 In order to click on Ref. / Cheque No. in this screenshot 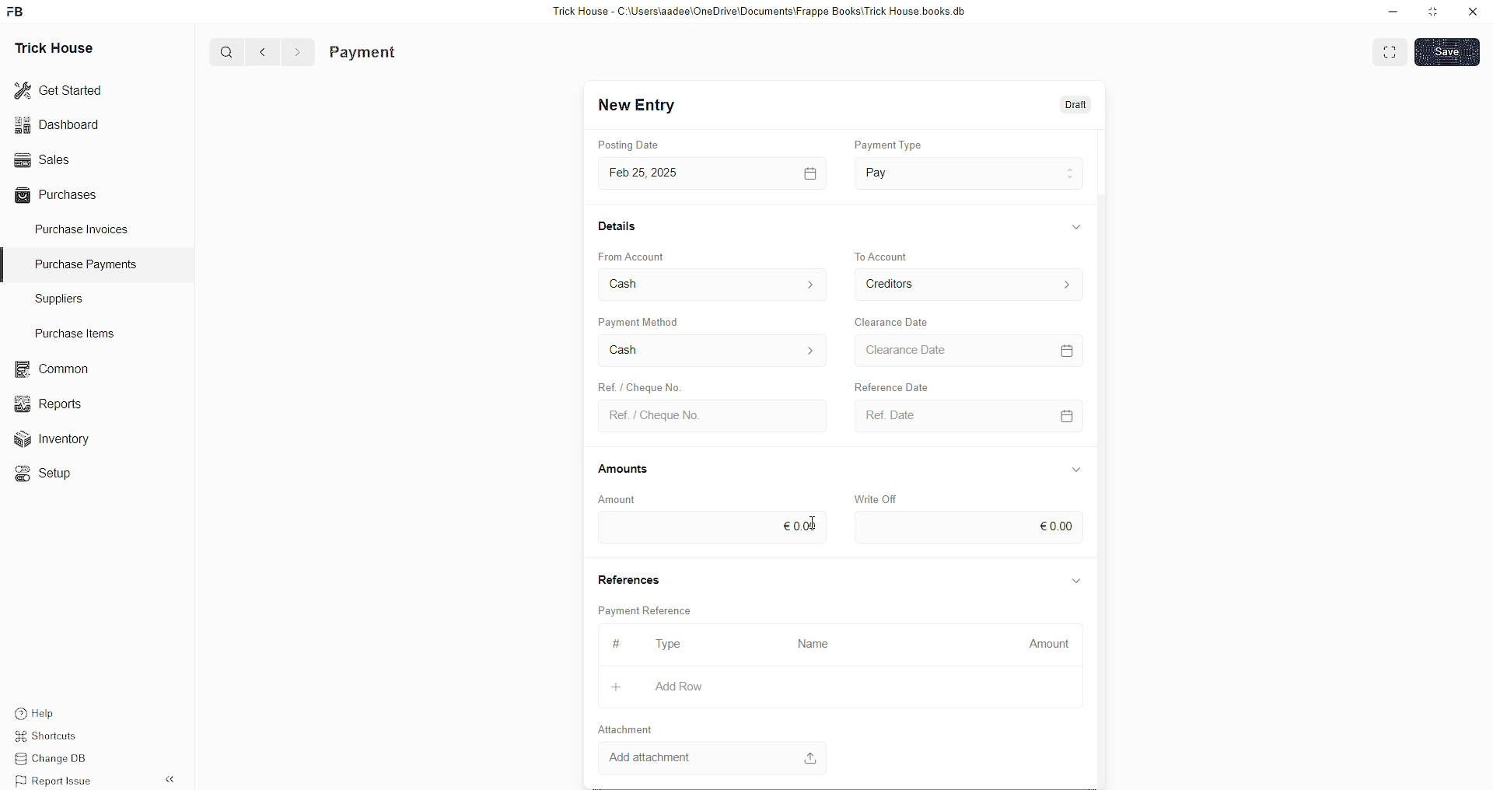, I will do `click(651, 418)`.